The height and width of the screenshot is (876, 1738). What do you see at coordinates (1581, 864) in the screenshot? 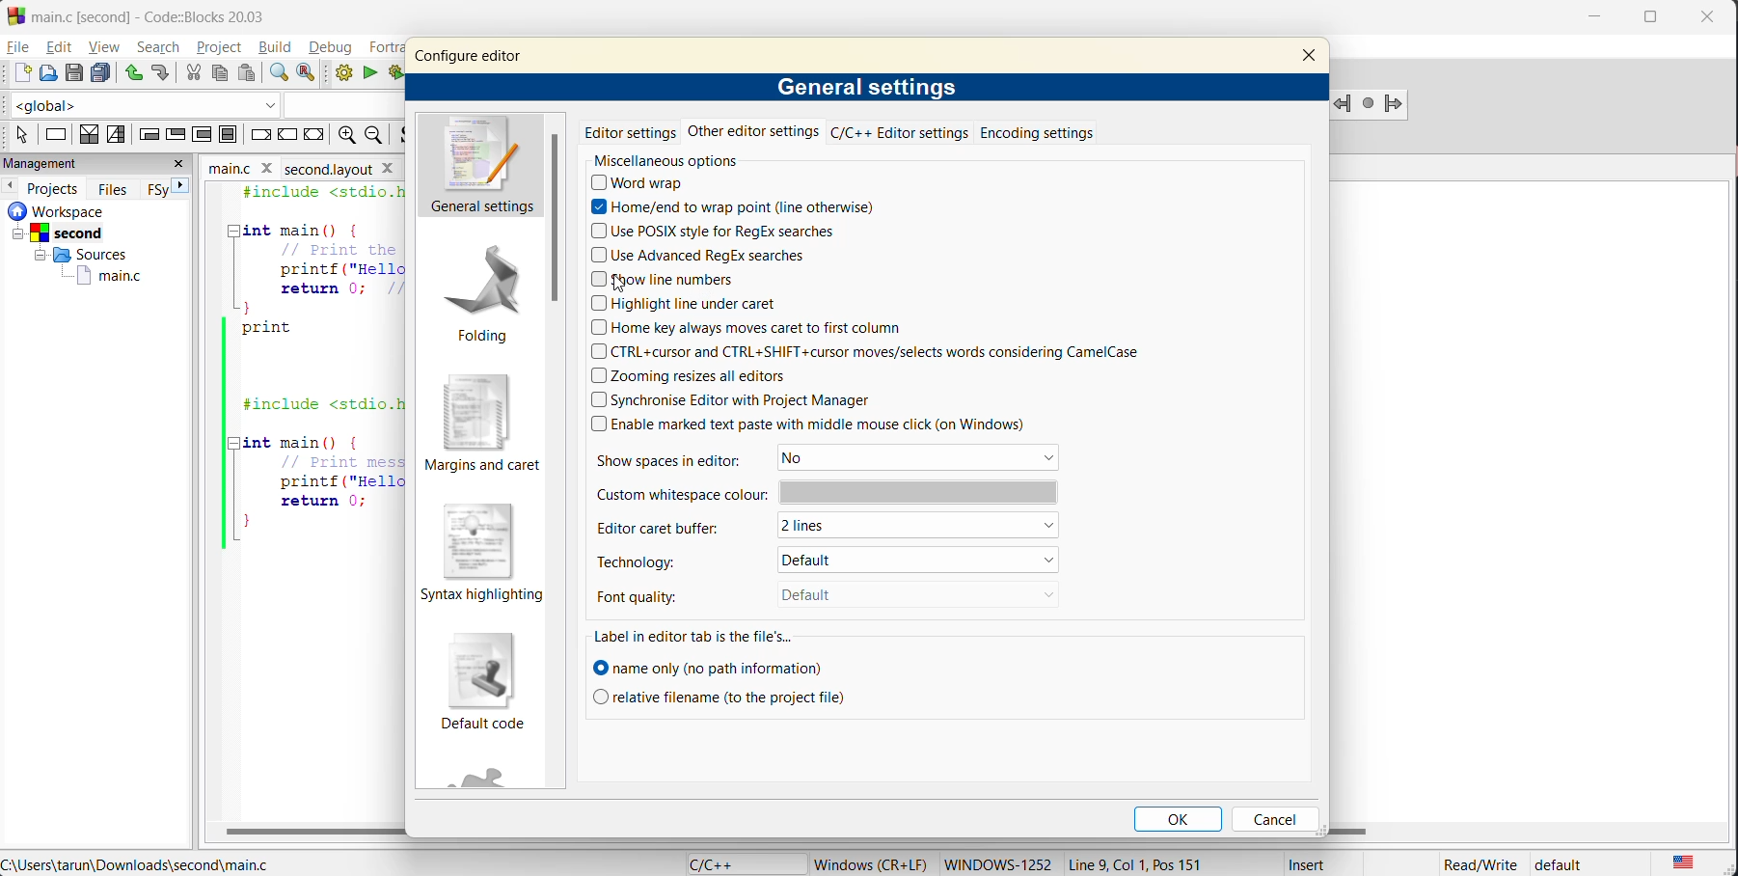
I see `default` at bounding box center [1581, 864].